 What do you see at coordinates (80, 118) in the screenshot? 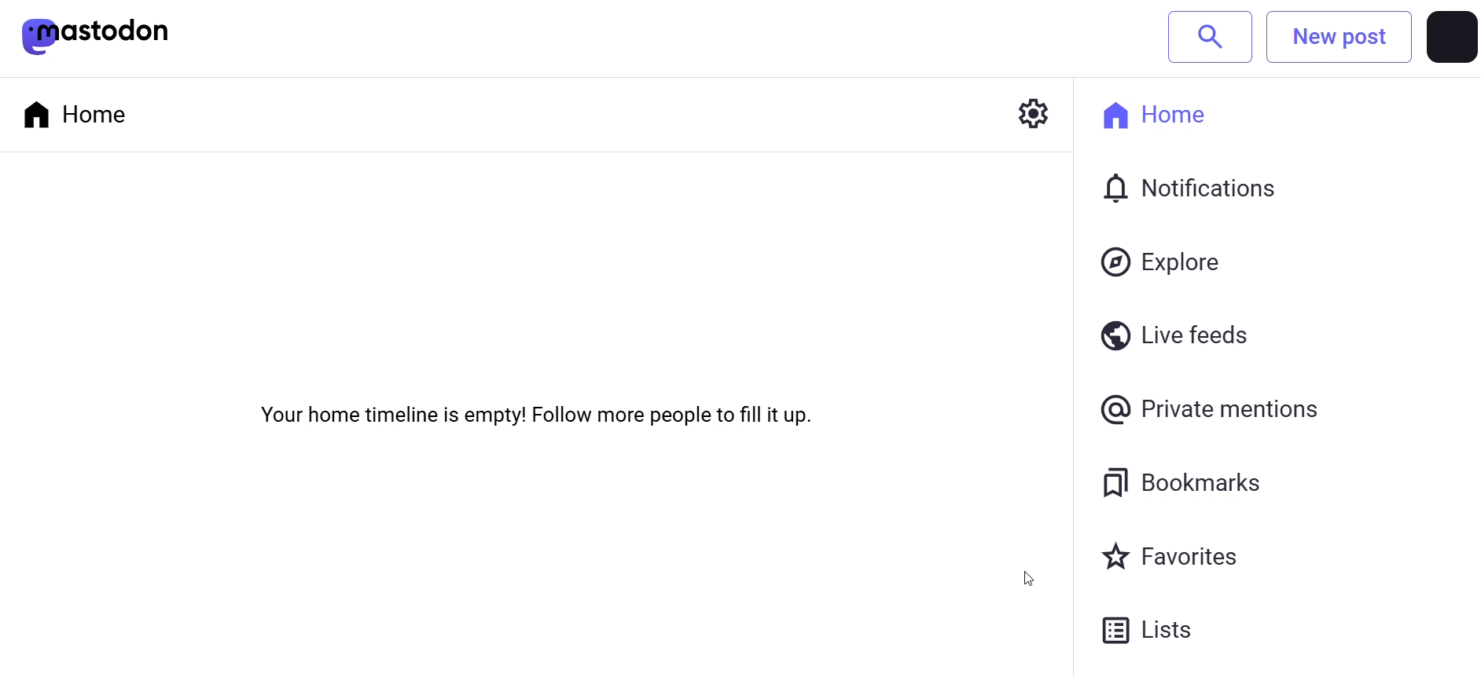
I see `home tab` at bounding box center [80, 118].